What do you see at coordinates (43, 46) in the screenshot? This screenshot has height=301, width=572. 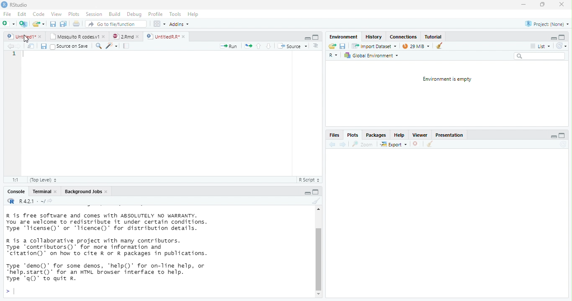 I see `save` at bounding box center [43, 46].